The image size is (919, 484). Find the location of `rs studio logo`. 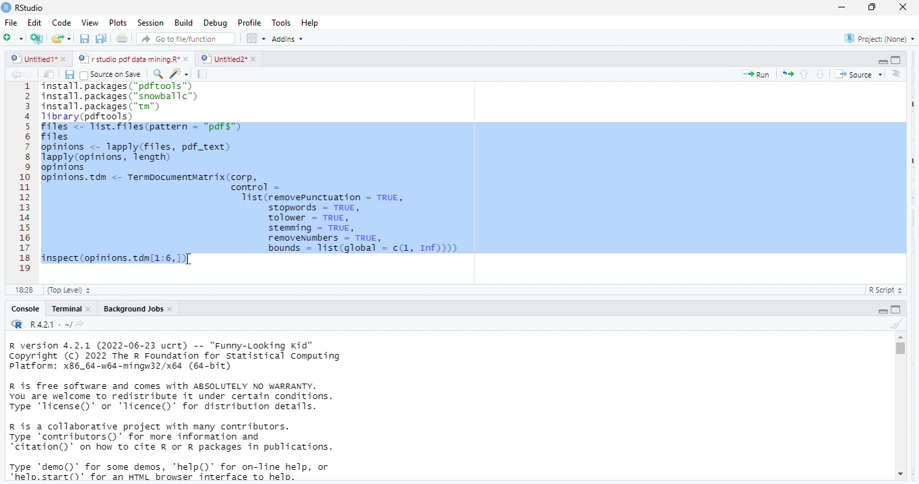

rs studio logo is located at coordinates (6, 7).